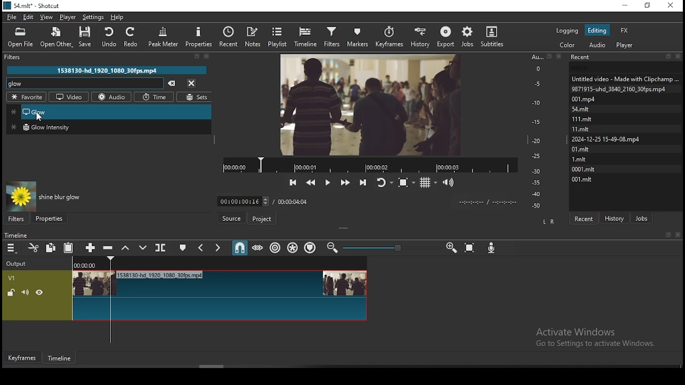 This screenshot has width=685, height=385. Describe the element at coordinates (584, 168) in the screenshot. I see `0001.mlt` at that location.